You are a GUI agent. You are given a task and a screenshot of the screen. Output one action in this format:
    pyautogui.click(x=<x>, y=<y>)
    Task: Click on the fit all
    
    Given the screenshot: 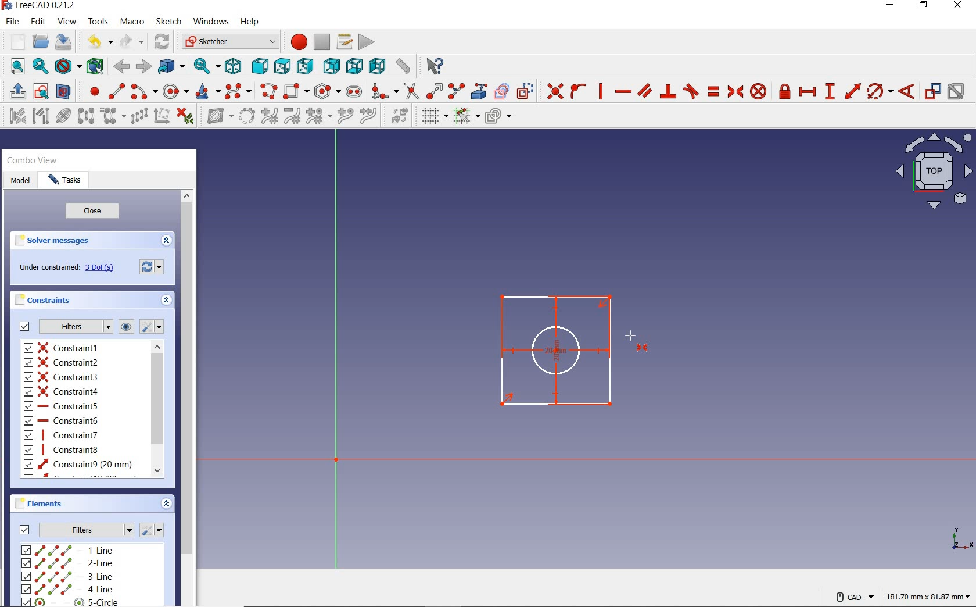 What is the action you would take?
    pyautogui.click(x=14, y=67)
    